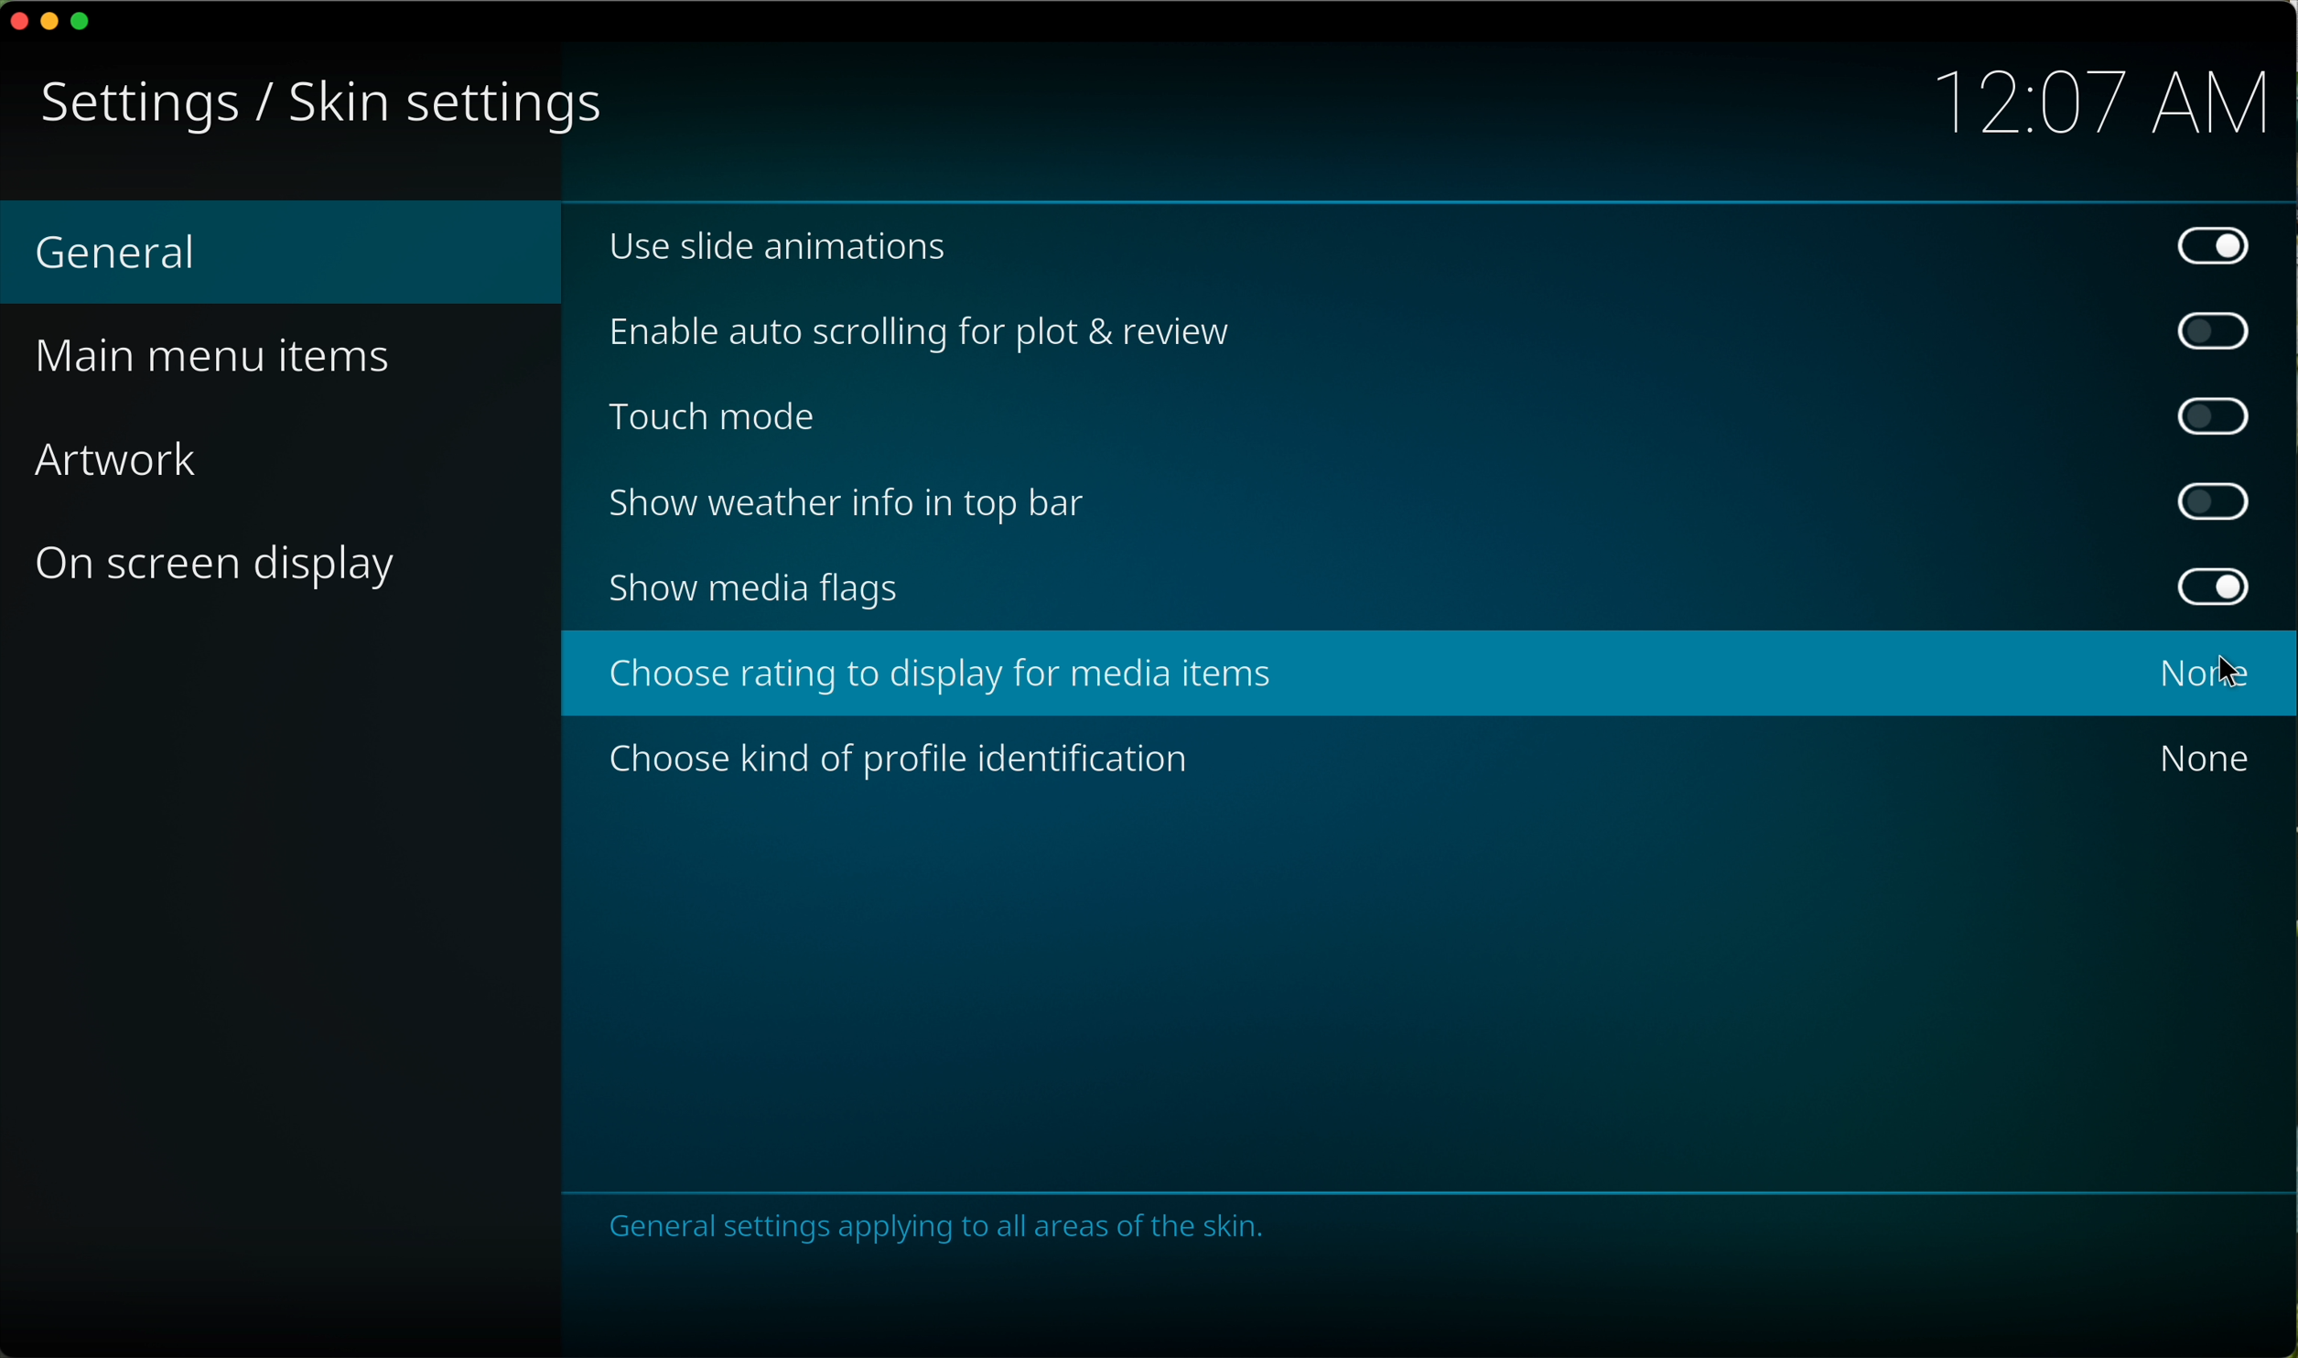  I want to click on skin settings, so click(313, 102).